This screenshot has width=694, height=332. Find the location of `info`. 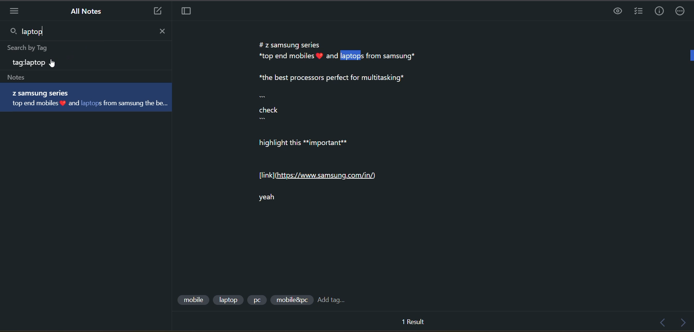

info is located at coordinates (656, 12).